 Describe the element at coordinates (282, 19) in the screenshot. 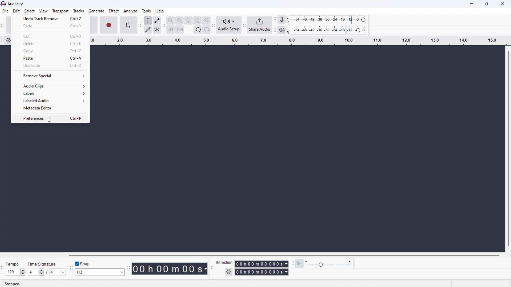

I see `recording meter` at that location.